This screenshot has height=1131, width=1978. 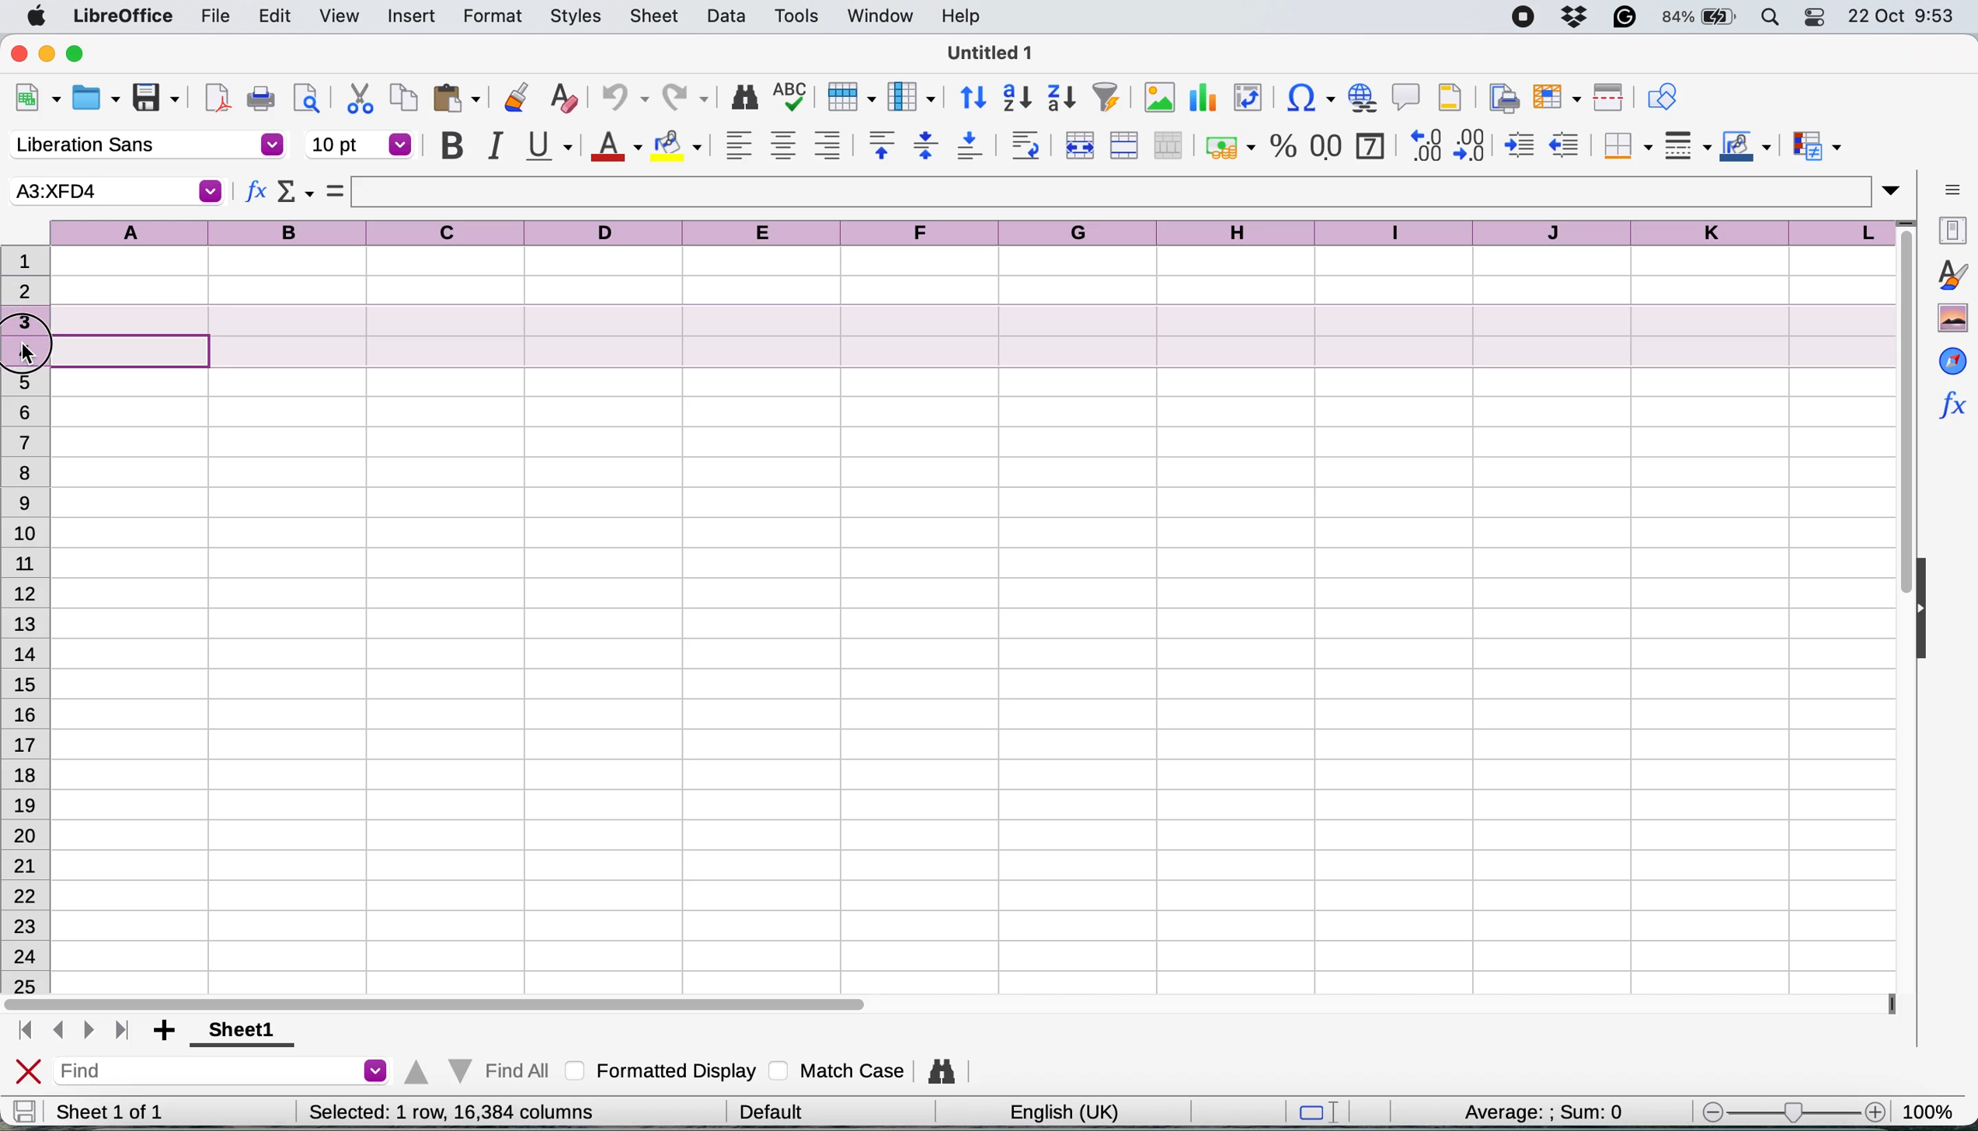 What do you see at coordinates (1552, 97) in the screenshot?
I see `freeze rows and columns` at bounding box center [1552, 97].